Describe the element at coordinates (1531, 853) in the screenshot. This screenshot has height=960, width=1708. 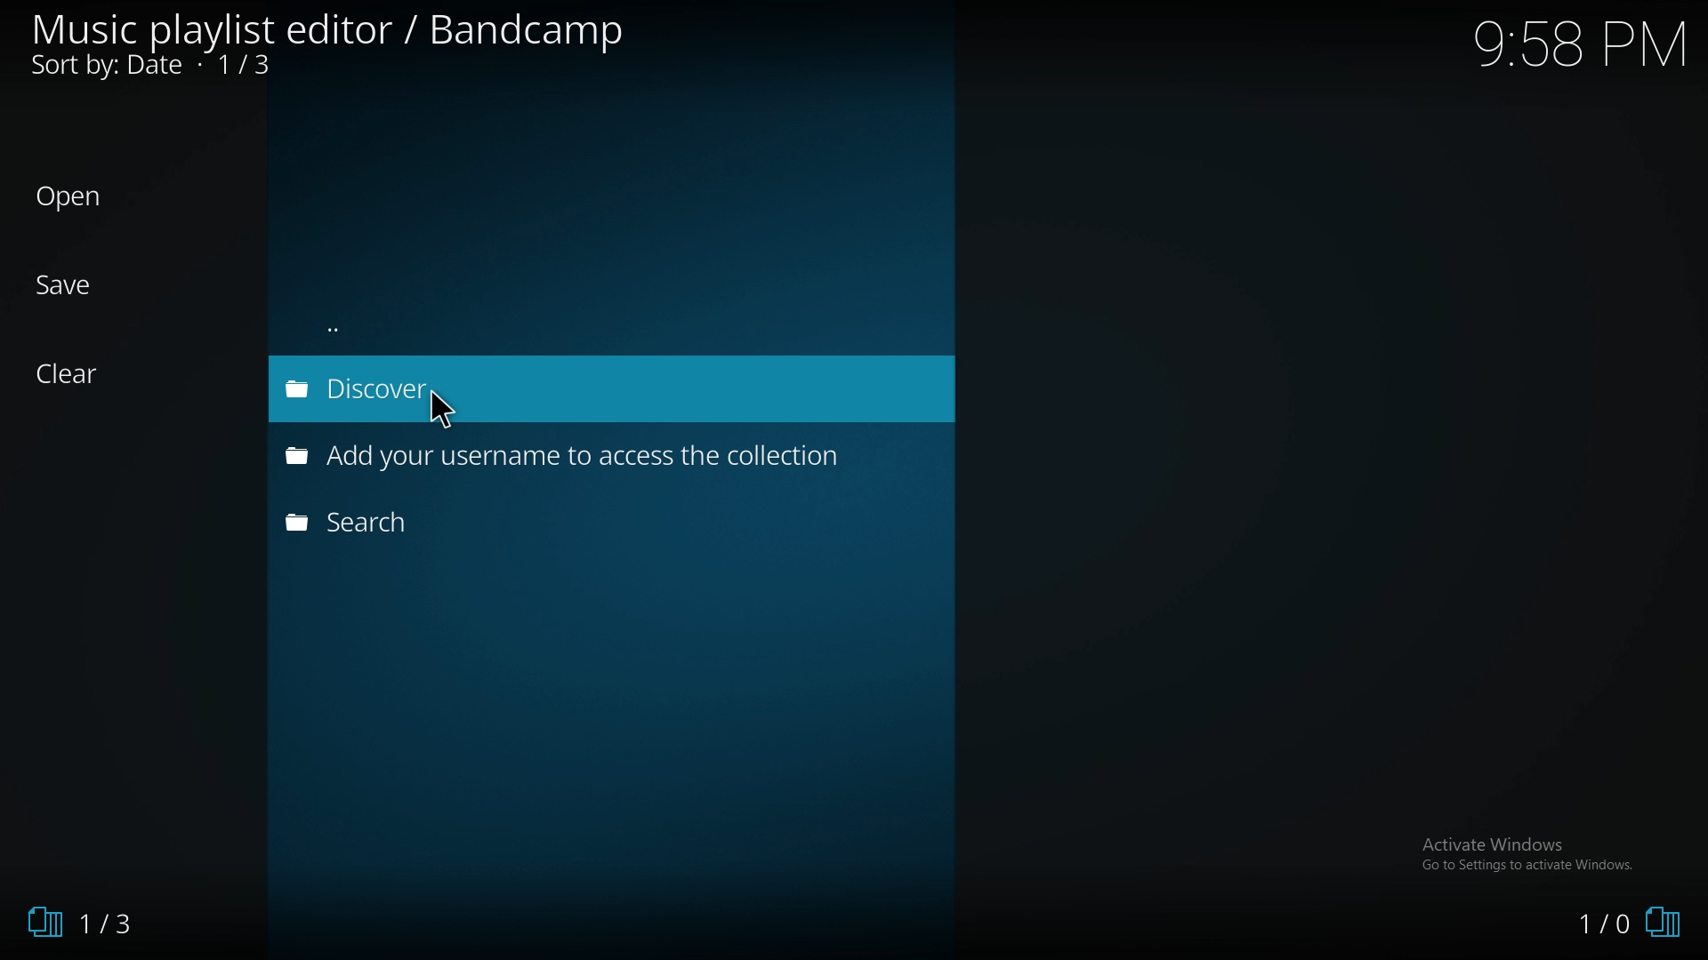
I see `Activate Windows, Go to settings to activate windows` at that location.